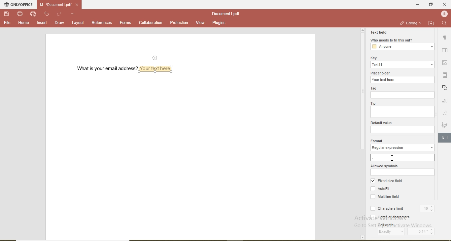 Image resolution: width=451 pixels, height=241 pixels. What do you see at coordinates (388, 216) in the screenshot?
I see `comb of characters` at bounding box center [388, 216].